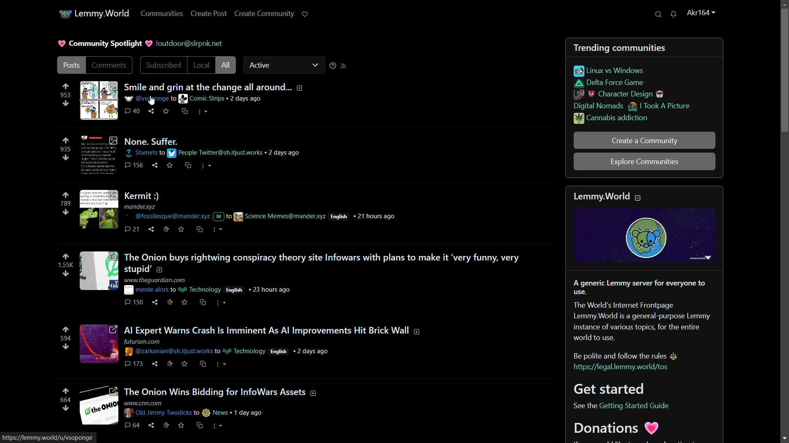 The width and height of the screenshot is (789, 443). What do you see at coordinates (266, 214) in the screenshot?
I see `post details` at bounding box center [266, 214].